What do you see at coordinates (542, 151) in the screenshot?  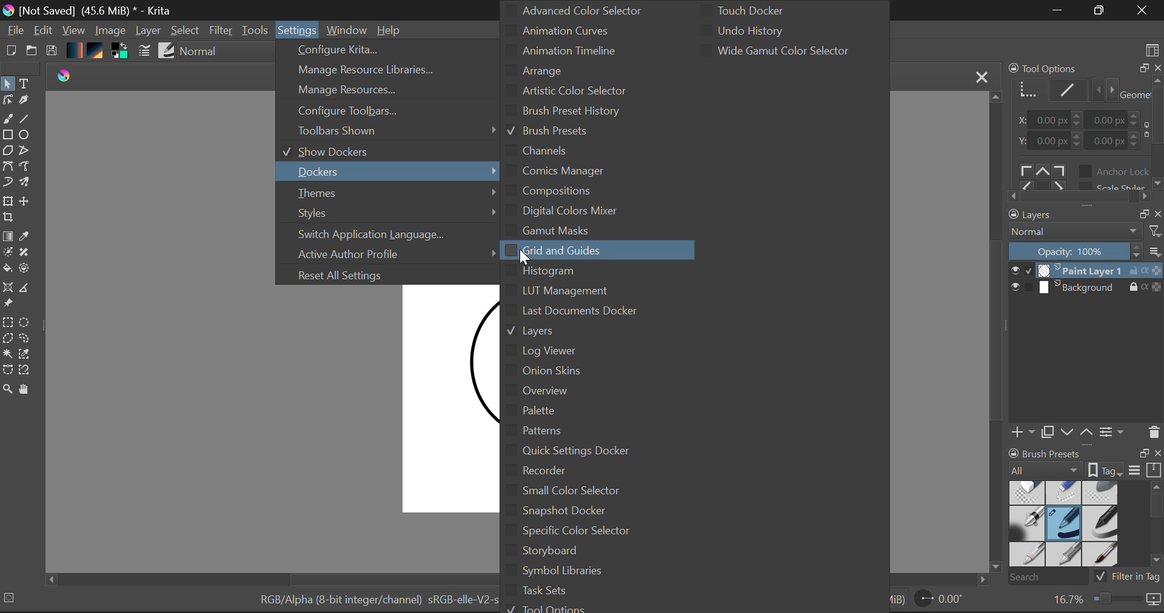 I see `Channels` at bounding box center [542, 151].